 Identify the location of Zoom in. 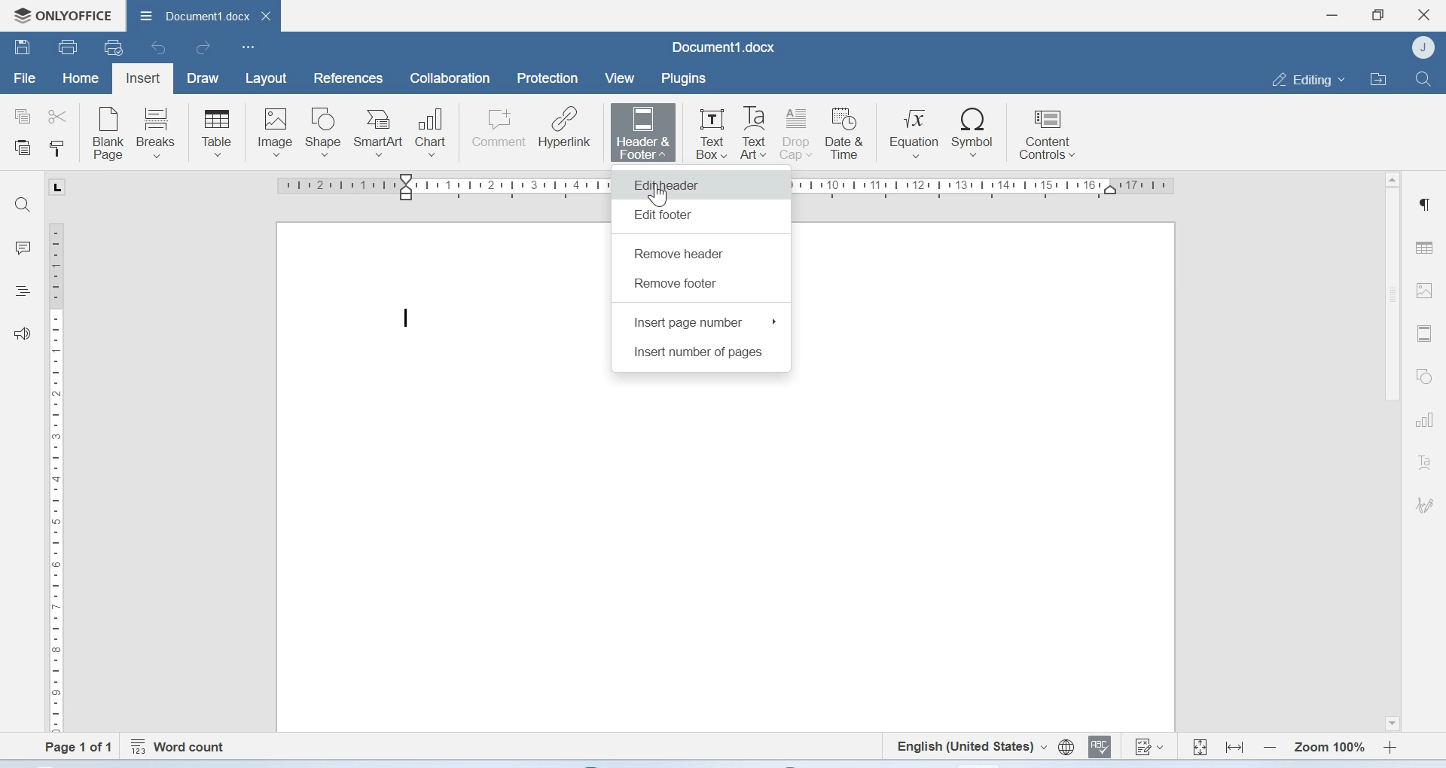
(1390, 745).